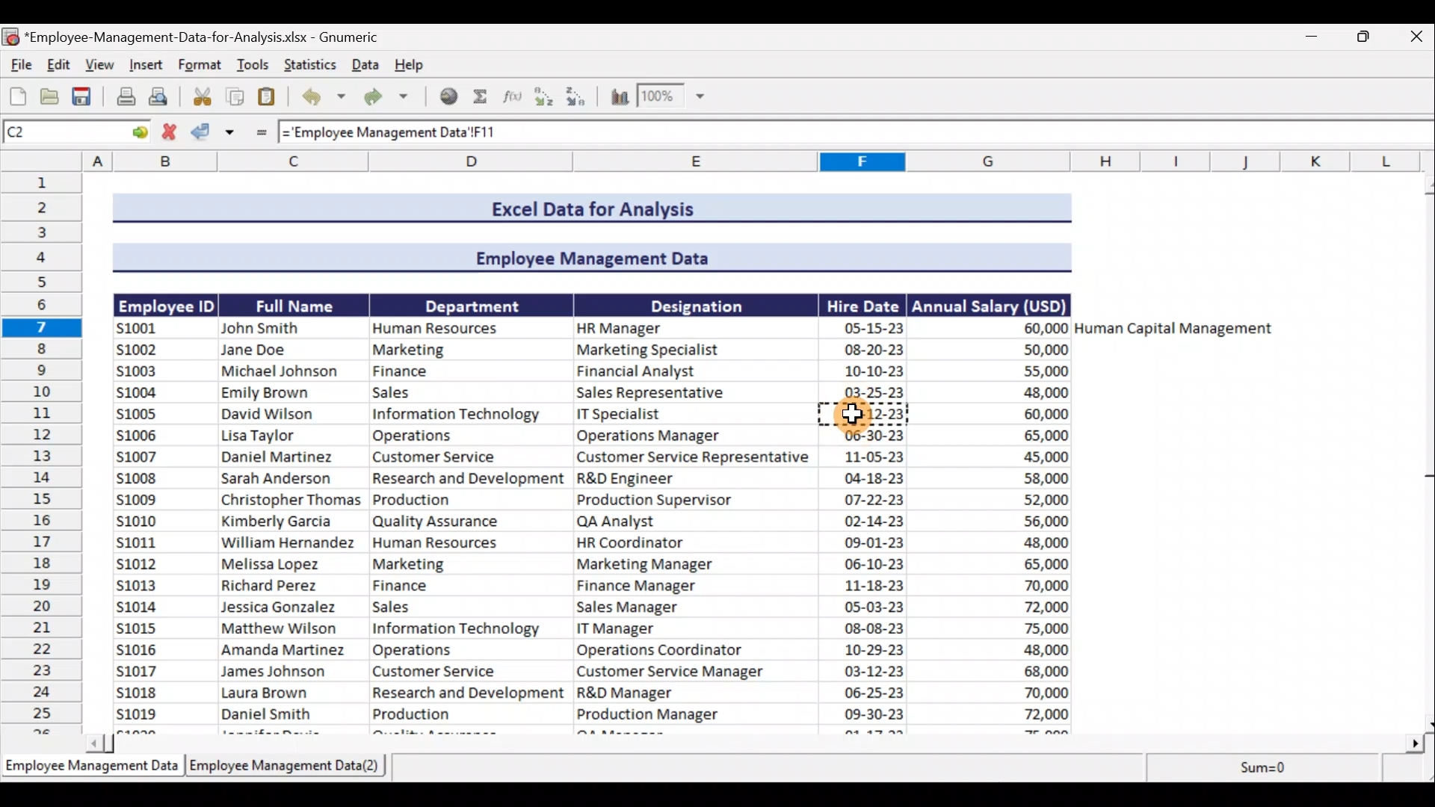  I want to click on Sum into the current cell, so click(485, 96).